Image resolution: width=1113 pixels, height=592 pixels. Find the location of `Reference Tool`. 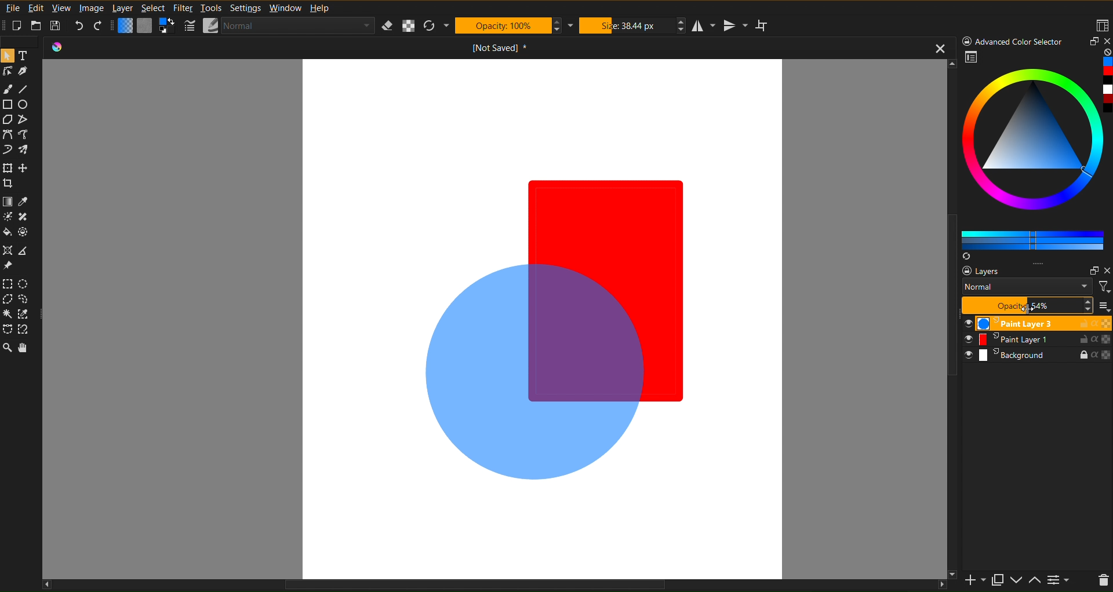

Reference Tool is located at coordinates (9, 264).